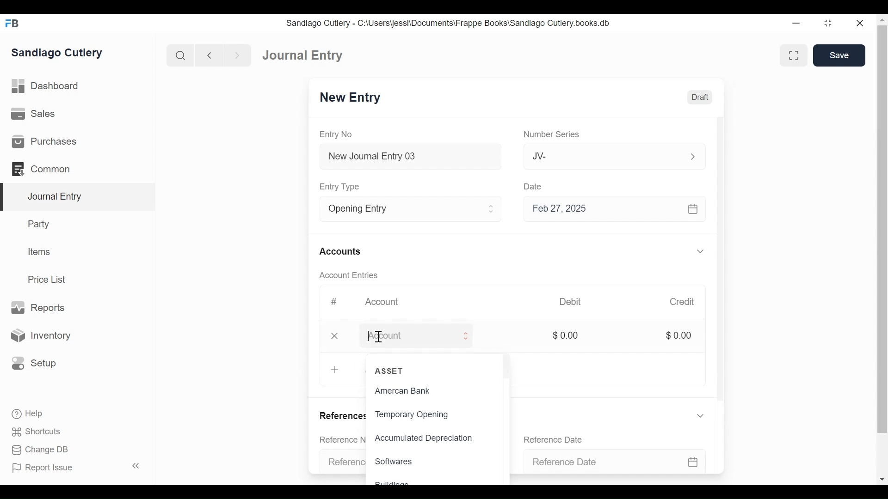  I want to click on New Entry, so click(352, 98).